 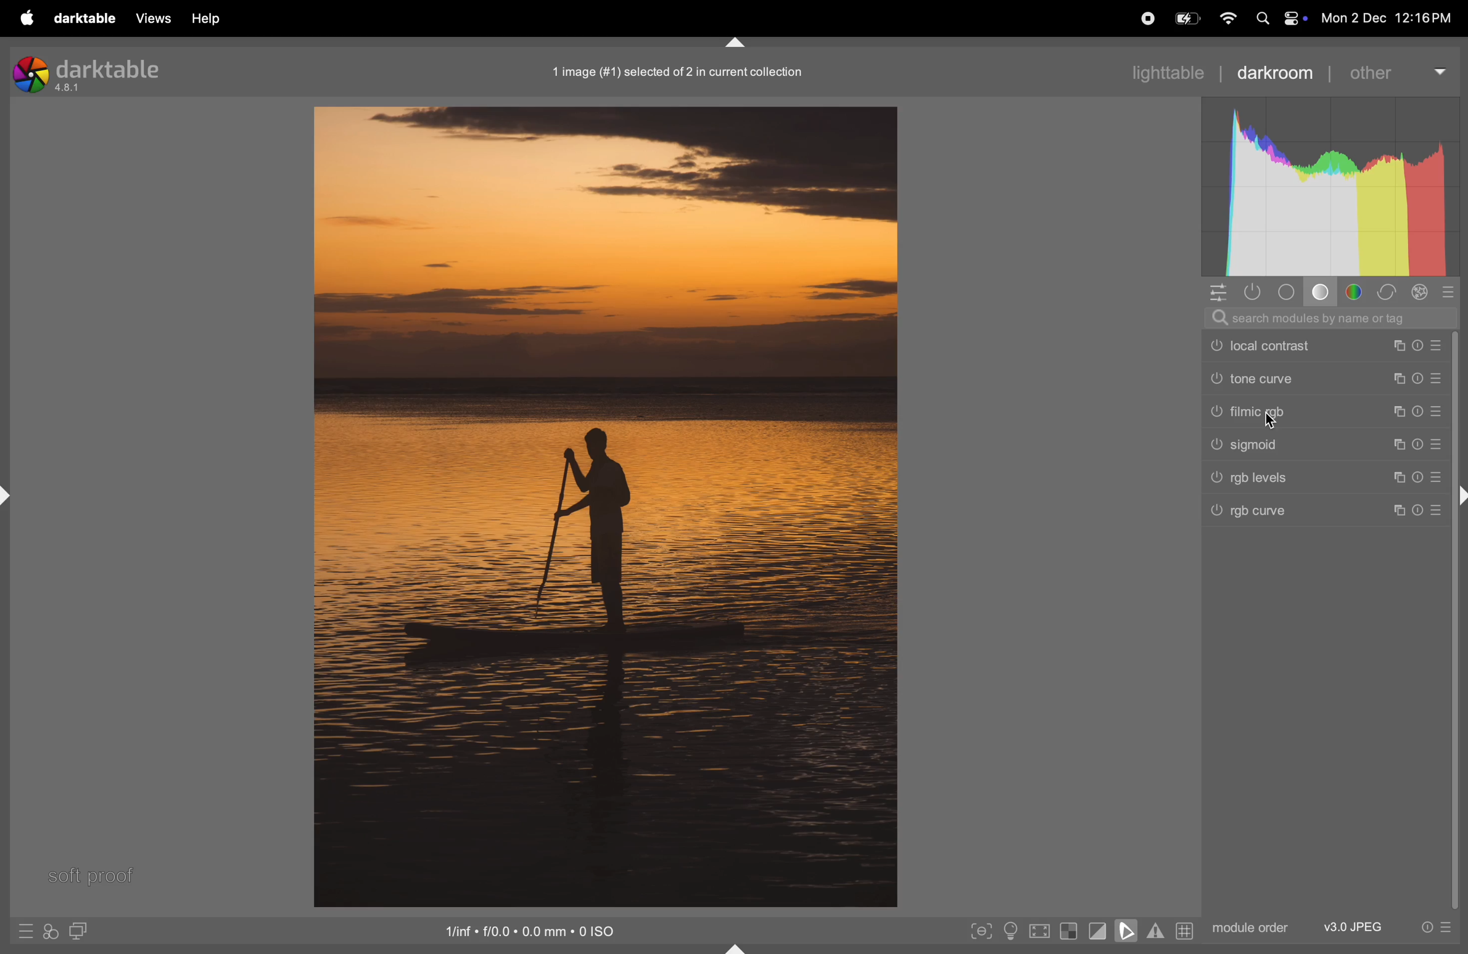 I want to click on color, so click(x=1358, y=292).